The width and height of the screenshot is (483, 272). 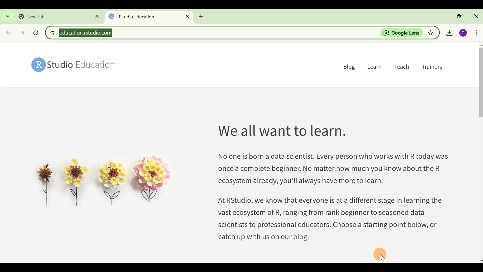 I want to click on Customize and control Google chrome, so click(x=477, y=33).